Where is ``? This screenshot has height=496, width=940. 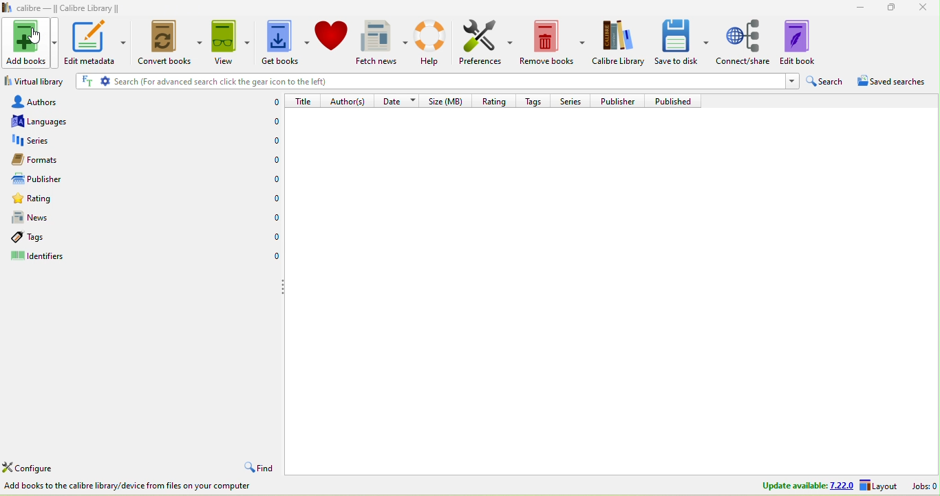
 is located at coordinates (273, 236).